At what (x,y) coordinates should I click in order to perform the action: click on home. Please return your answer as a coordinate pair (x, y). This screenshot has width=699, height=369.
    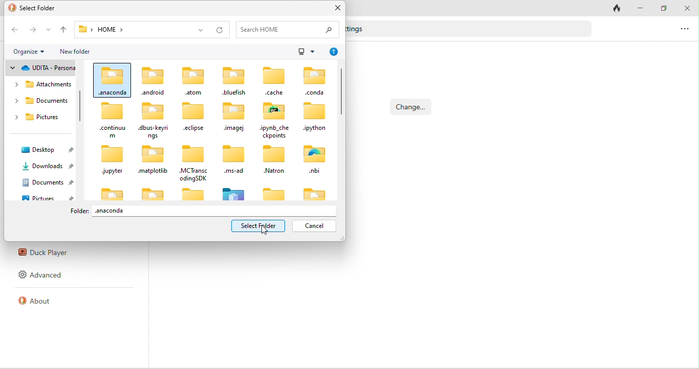
    Looking at the image, I should click on (112, 30).